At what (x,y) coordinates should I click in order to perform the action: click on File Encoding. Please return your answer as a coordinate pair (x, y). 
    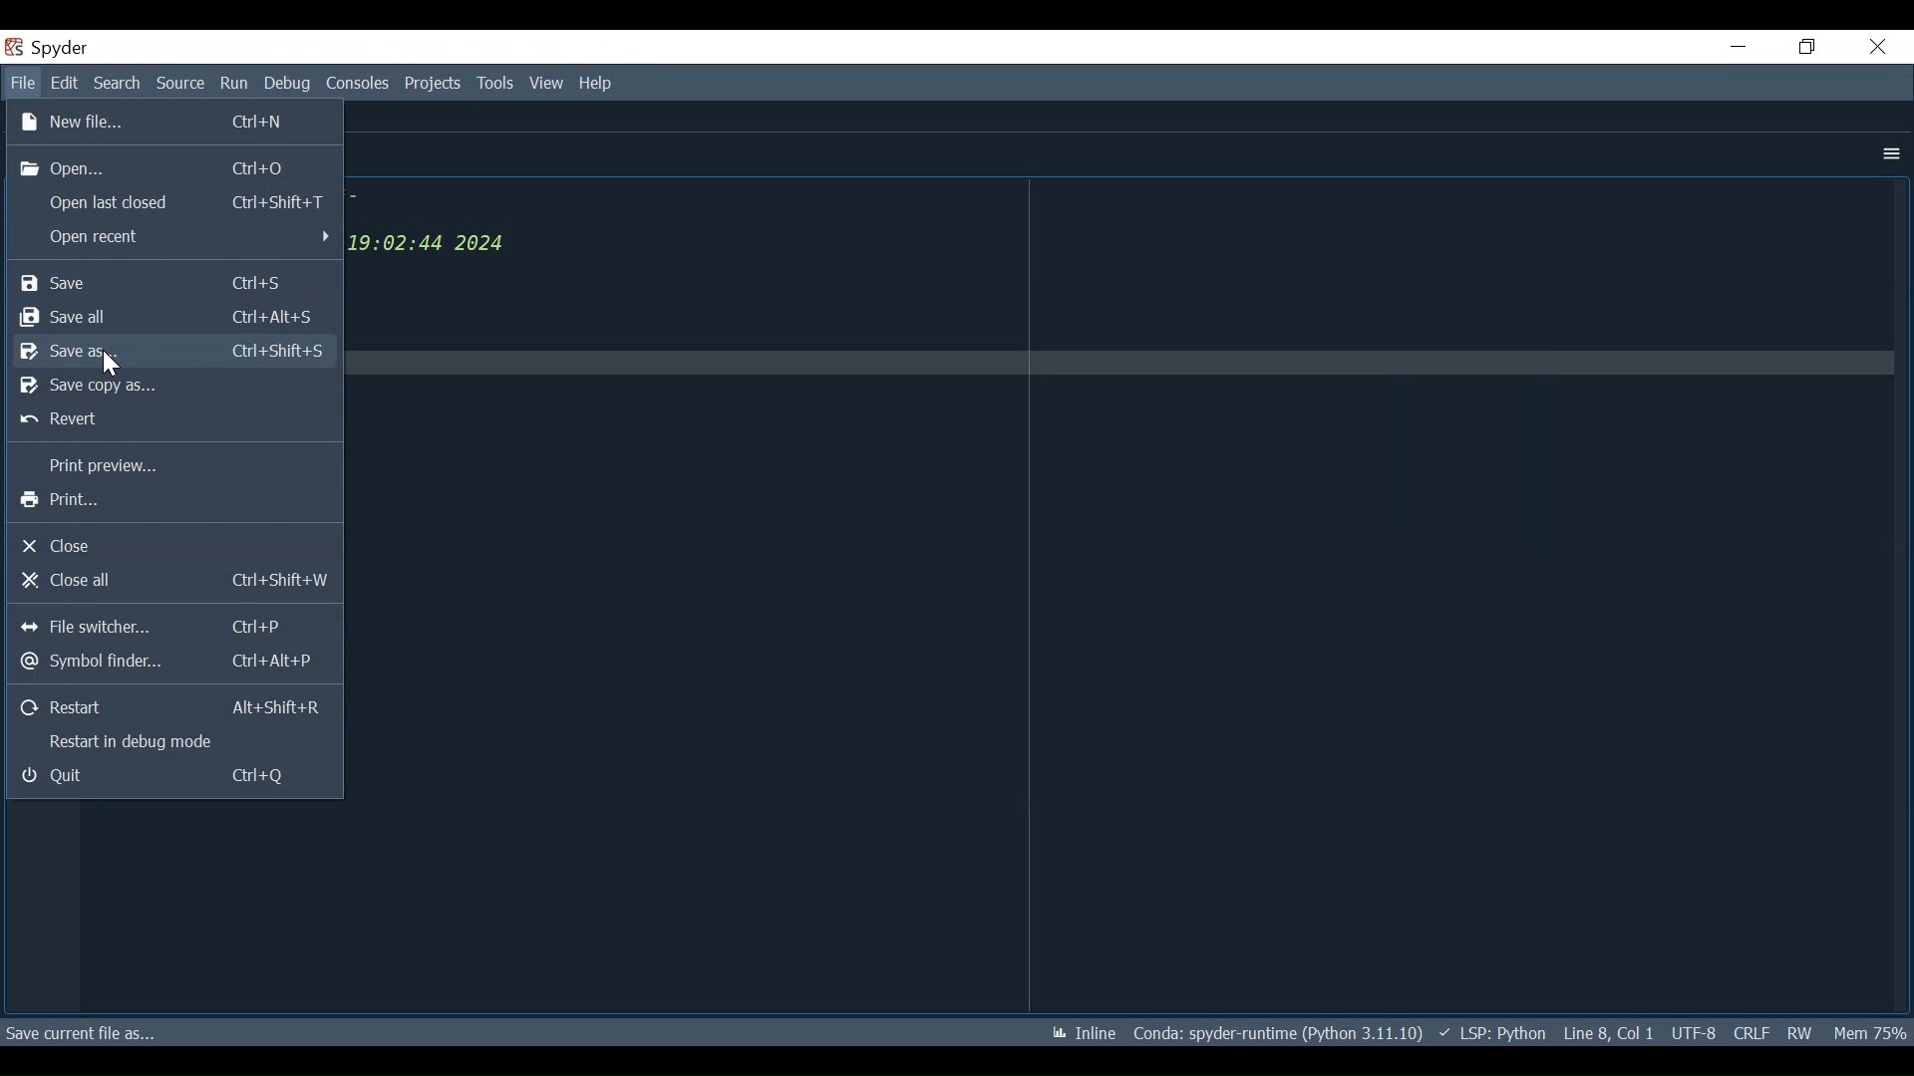
    Looking at the image, I should click on (1695, 1033).